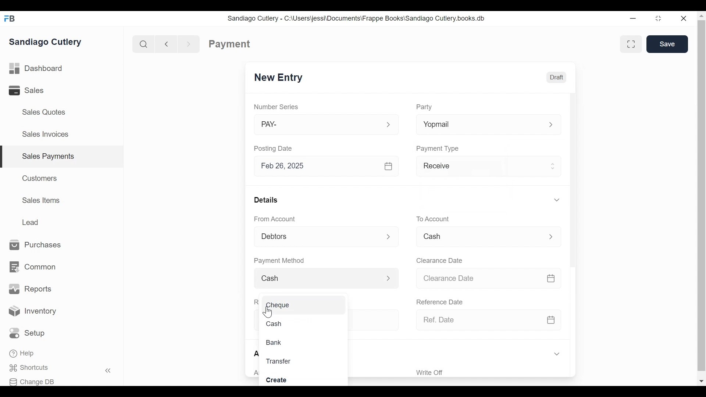 Image resolution: width=706 pixels, height=397 pixels. Describe the element at coordinates (40, 178) in the screenshot. I see `Customers` at that location.